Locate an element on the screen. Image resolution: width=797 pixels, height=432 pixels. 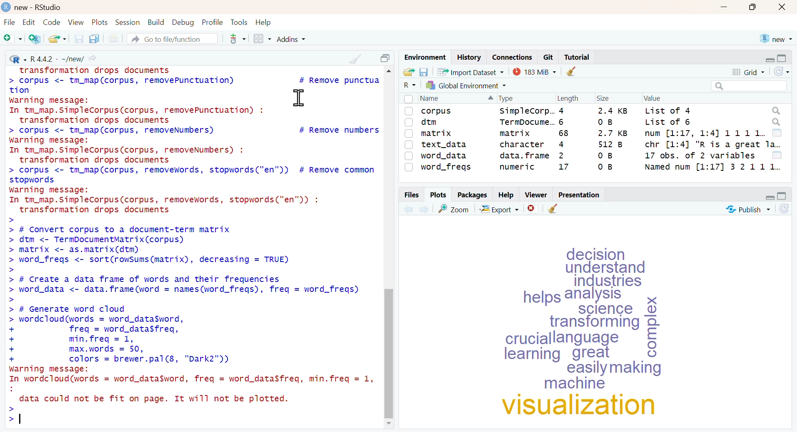
2.7 KB is located at coordinates (612, 133).